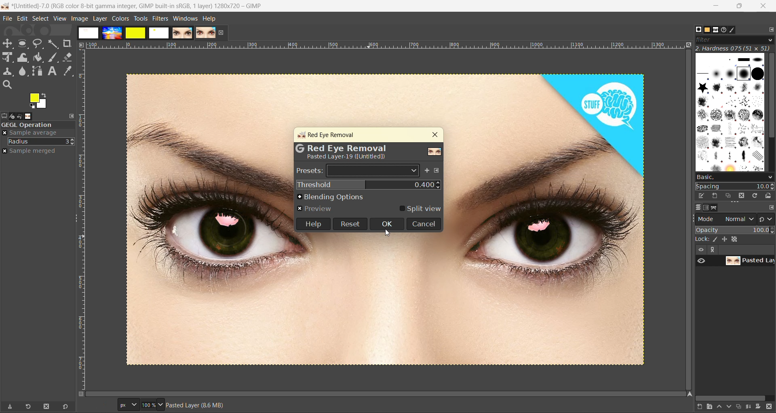 The image size is (776, 413). What do you see at coordinates (736, 30) in the screenshot?
I see `brush editor` at bounding box center [736, 30].